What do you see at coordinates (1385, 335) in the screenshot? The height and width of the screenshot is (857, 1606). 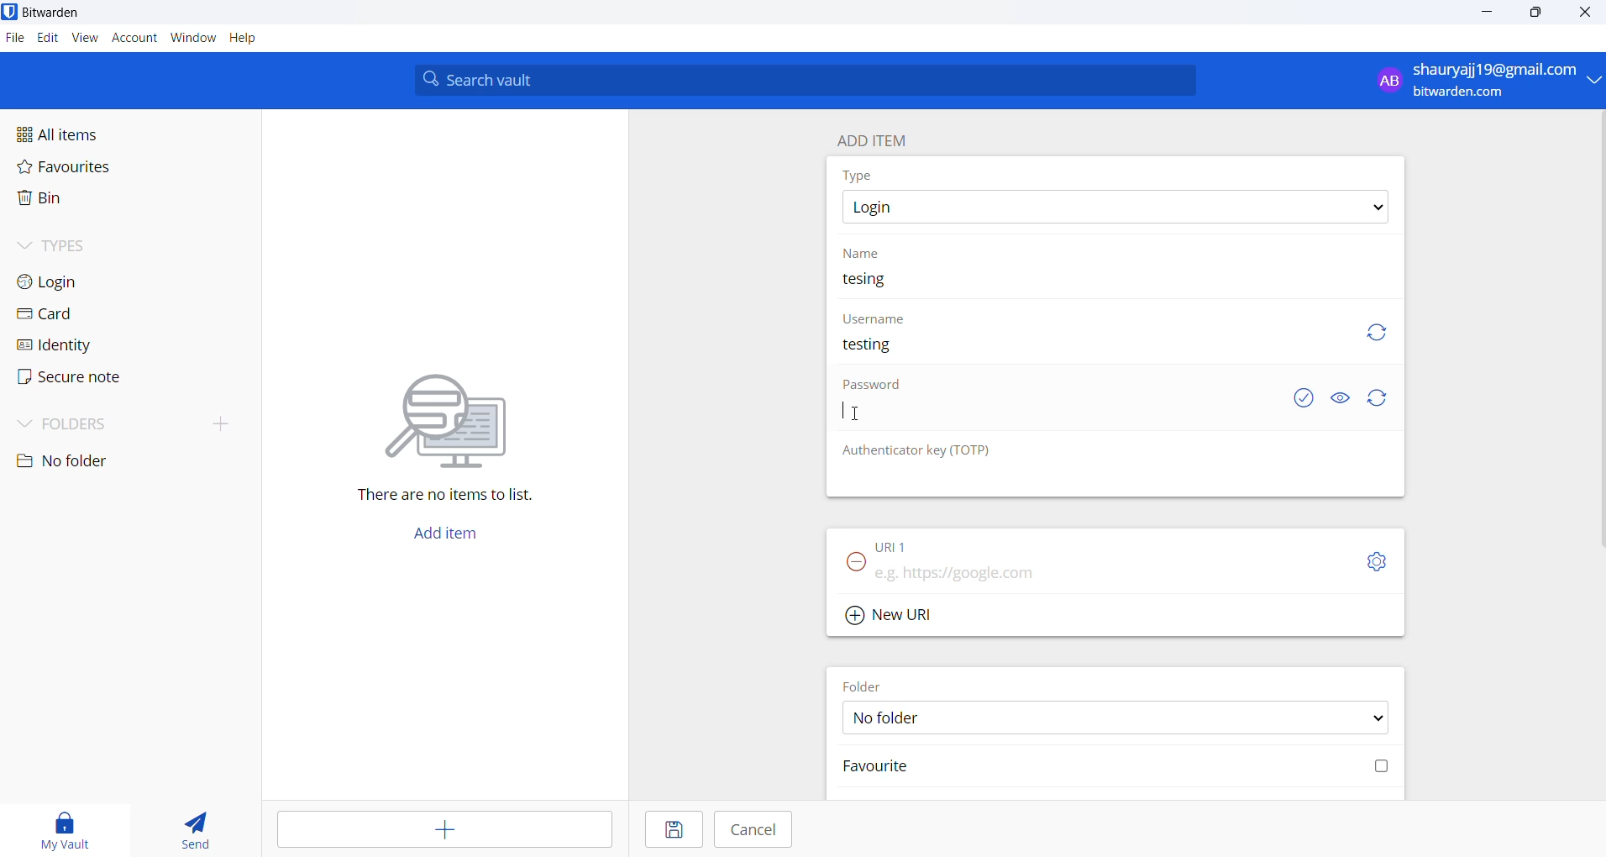 I see `Refresh ` at bounding box center [1385, 335].